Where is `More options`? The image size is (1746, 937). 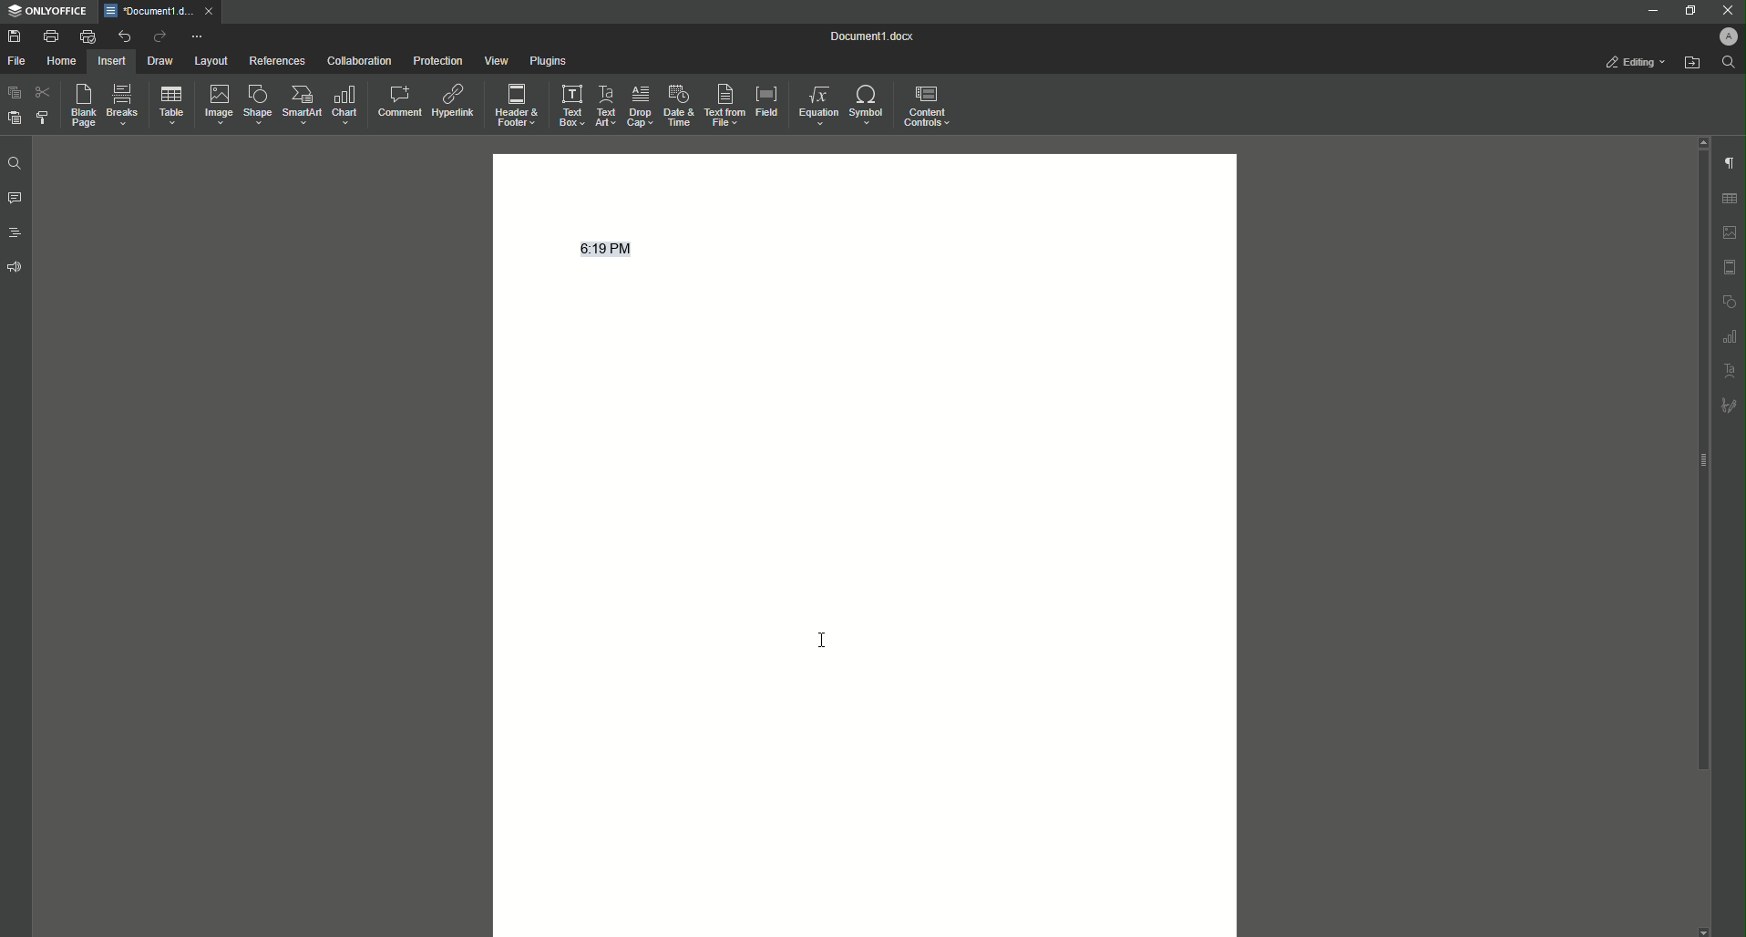
More options is located at coordinates (199, 36).